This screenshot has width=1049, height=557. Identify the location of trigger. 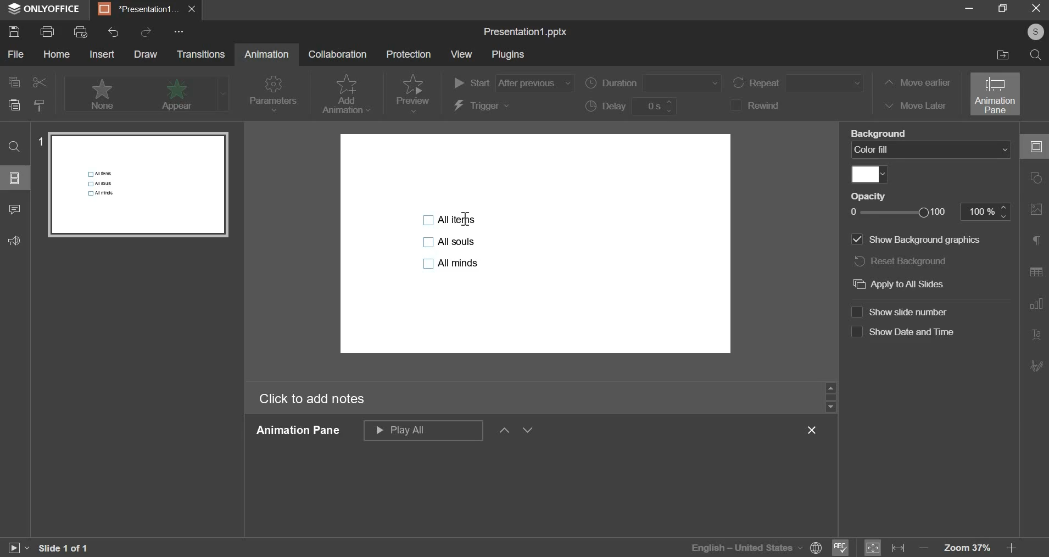
(482, 107).